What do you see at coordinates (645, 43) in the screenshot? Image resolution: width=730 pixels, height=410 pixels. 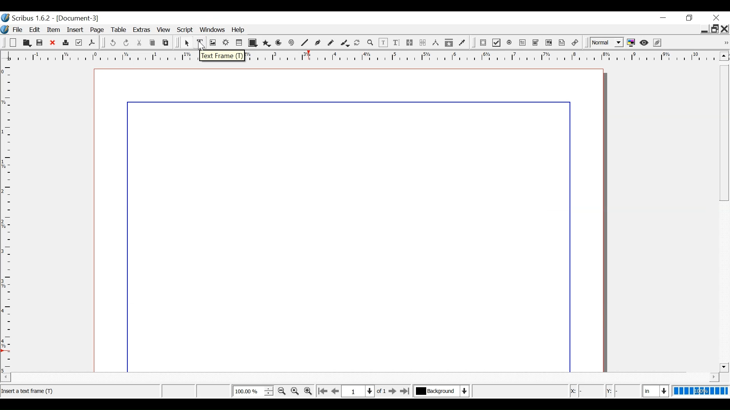 I see `Preview mode` at bounding box center [645, 43].